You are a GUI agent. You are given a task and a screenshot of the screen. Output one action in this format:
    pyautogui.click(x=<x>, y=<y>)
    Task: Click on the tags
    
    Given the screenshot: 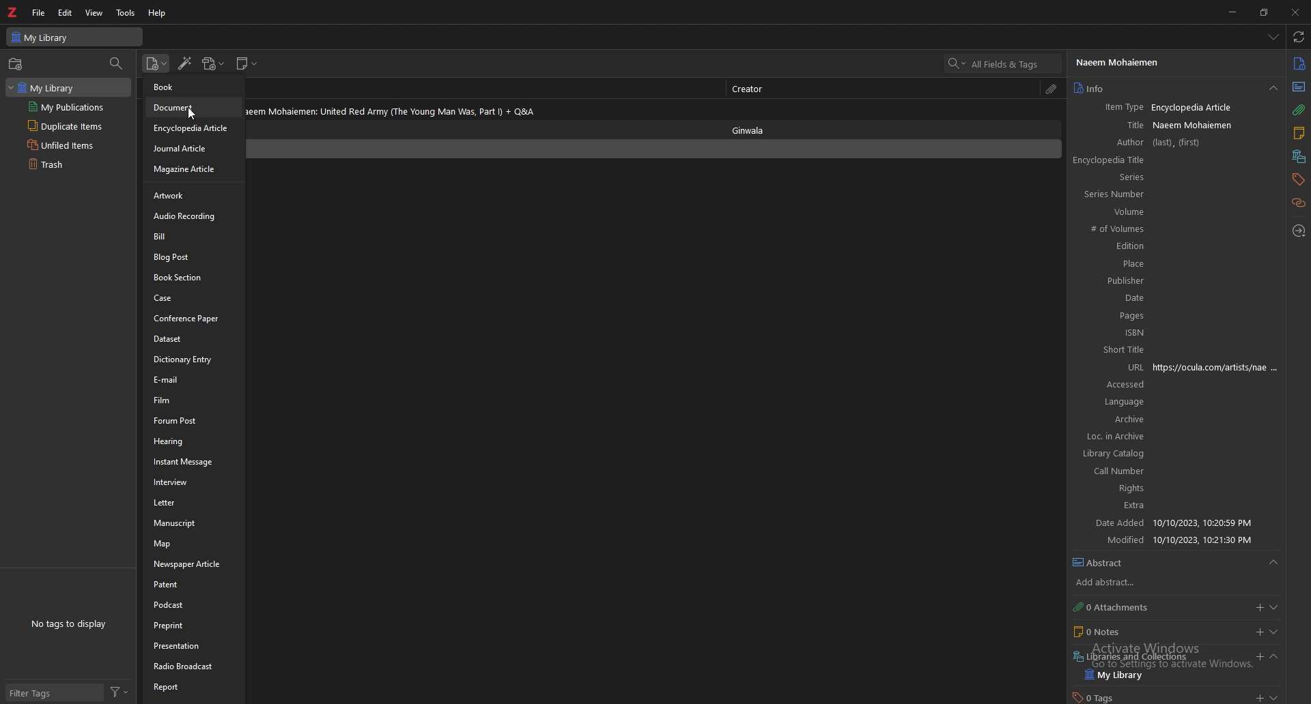 What is the action you would take?
    pyautogui.click(x=1158, y=696)
    